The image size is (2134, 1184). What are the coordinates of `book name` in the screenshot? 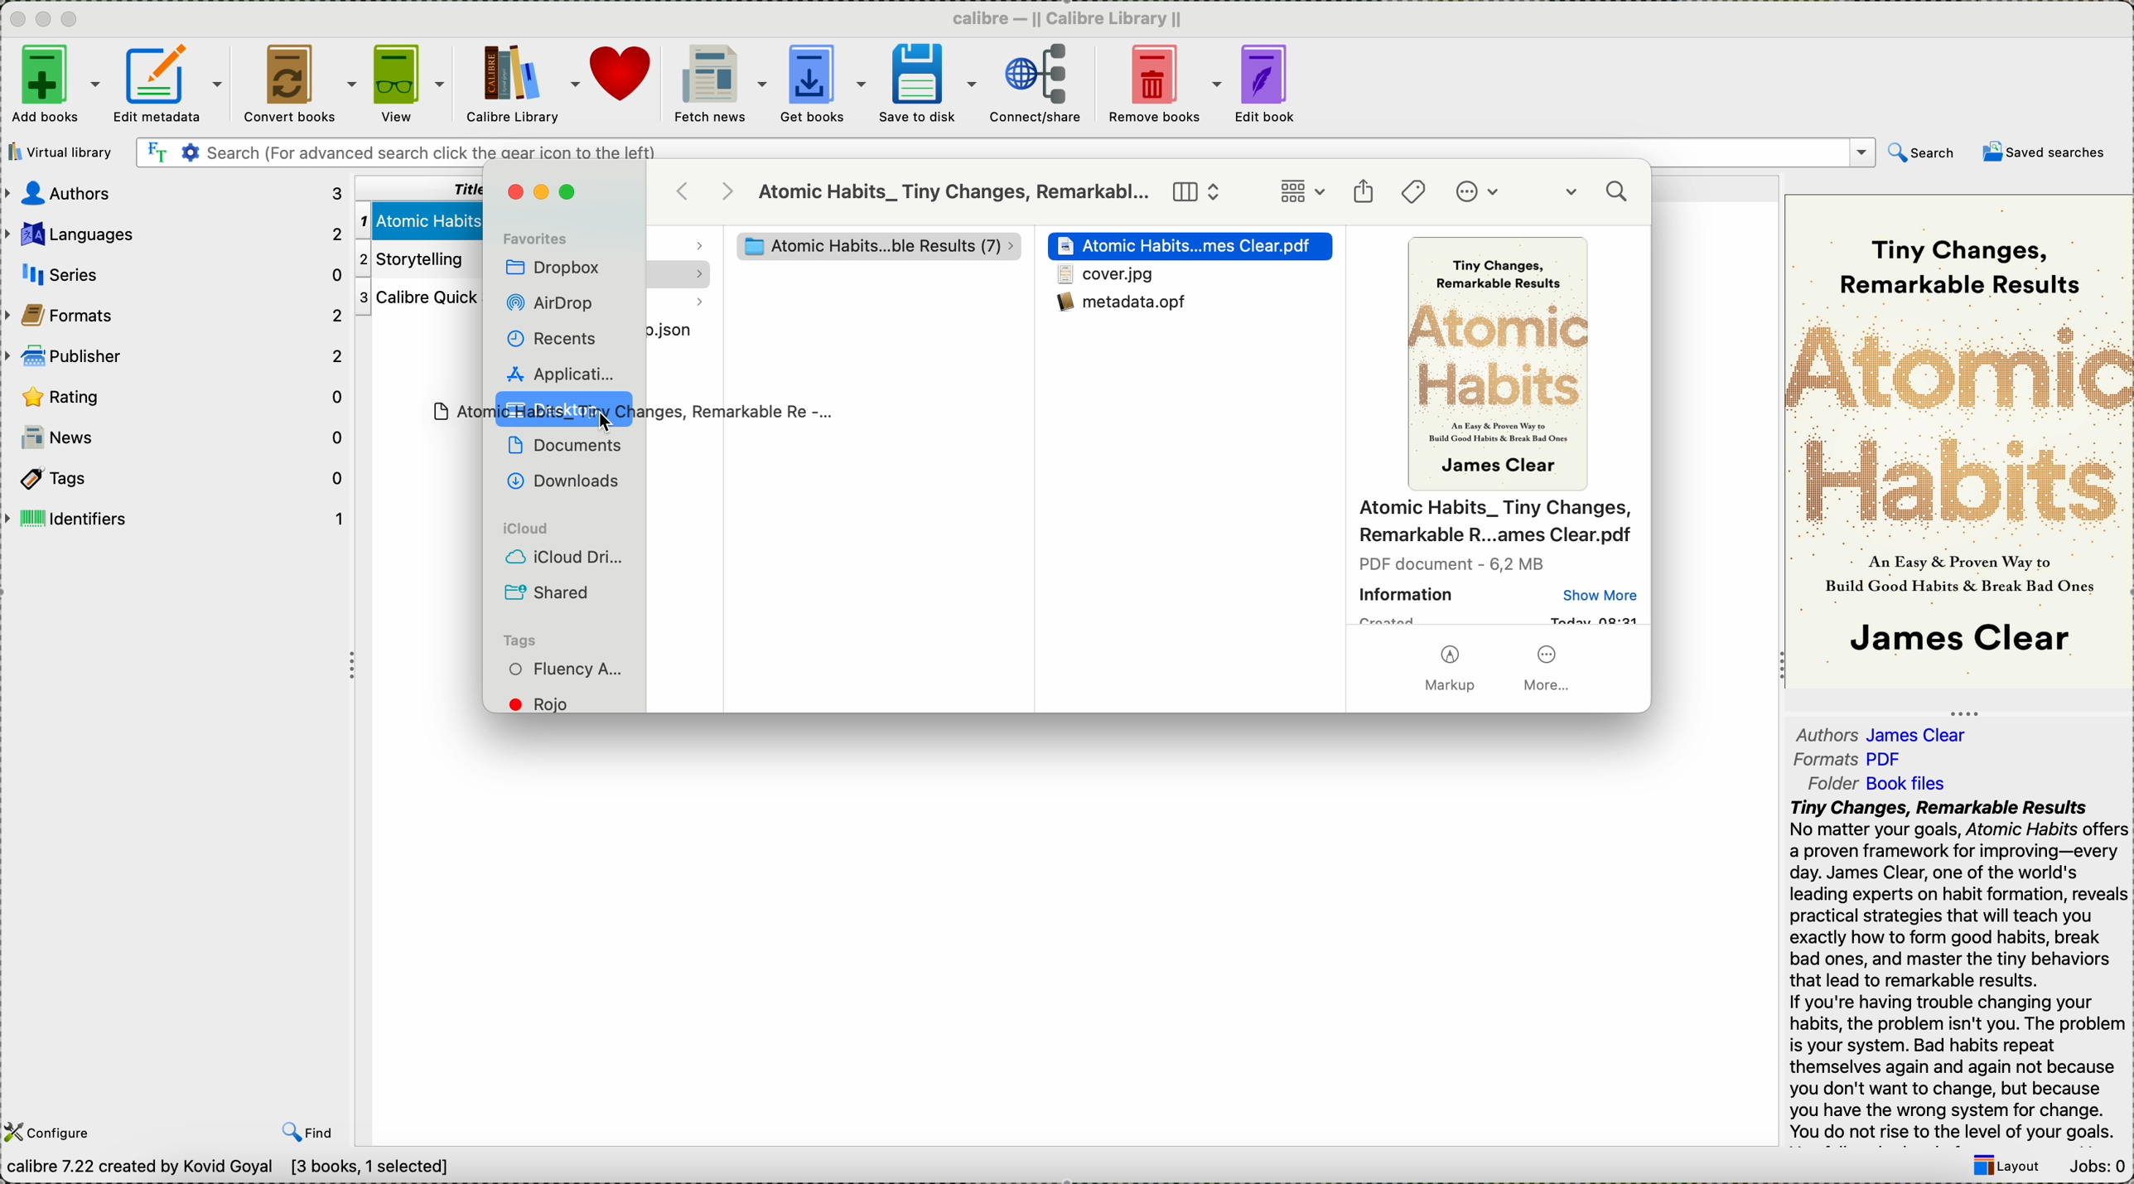 It's located at (954, 193).